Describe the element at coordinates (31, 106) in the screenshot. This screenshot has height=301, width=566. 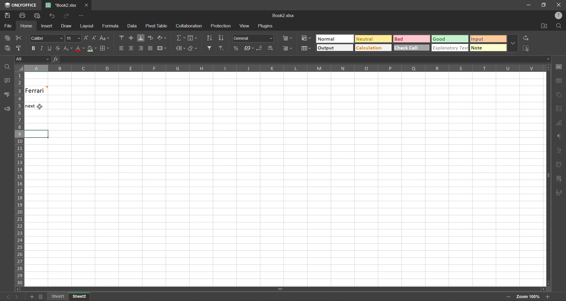
I see `next` at that location.